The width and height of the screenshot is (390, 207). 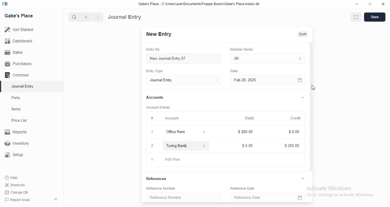 I want to click on Credit, so click(x=295, y=117).